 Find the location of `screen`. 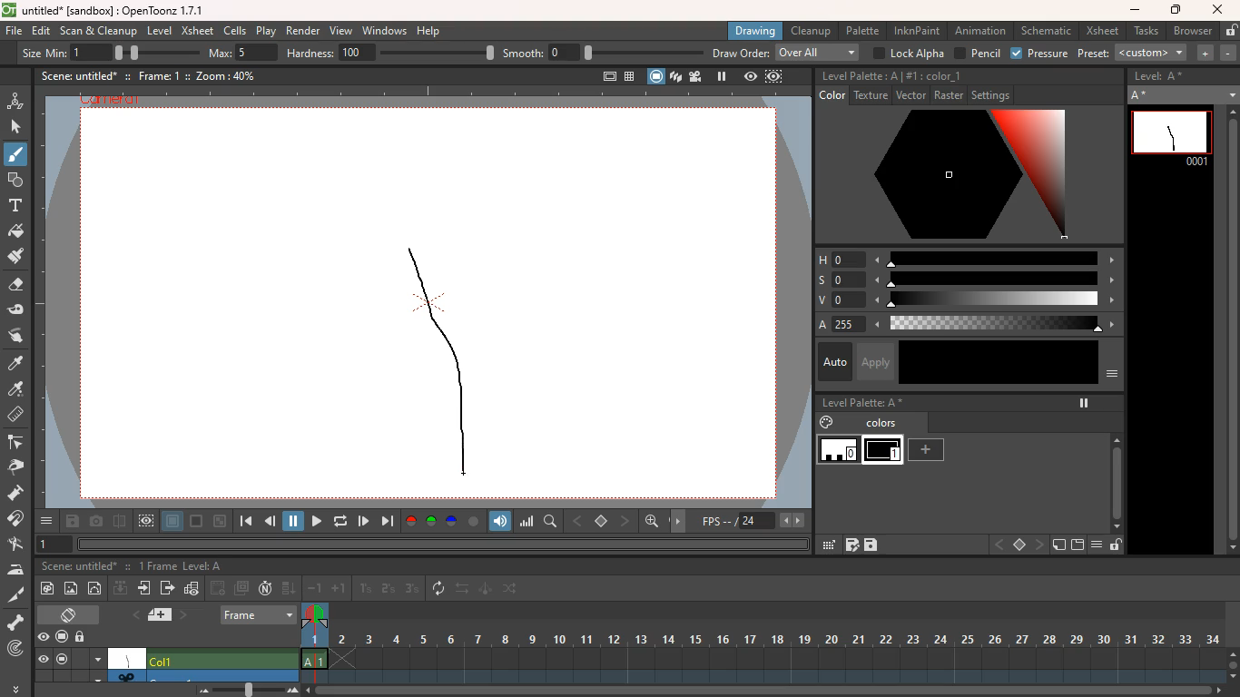

screen is located at coordinates (654, 75).